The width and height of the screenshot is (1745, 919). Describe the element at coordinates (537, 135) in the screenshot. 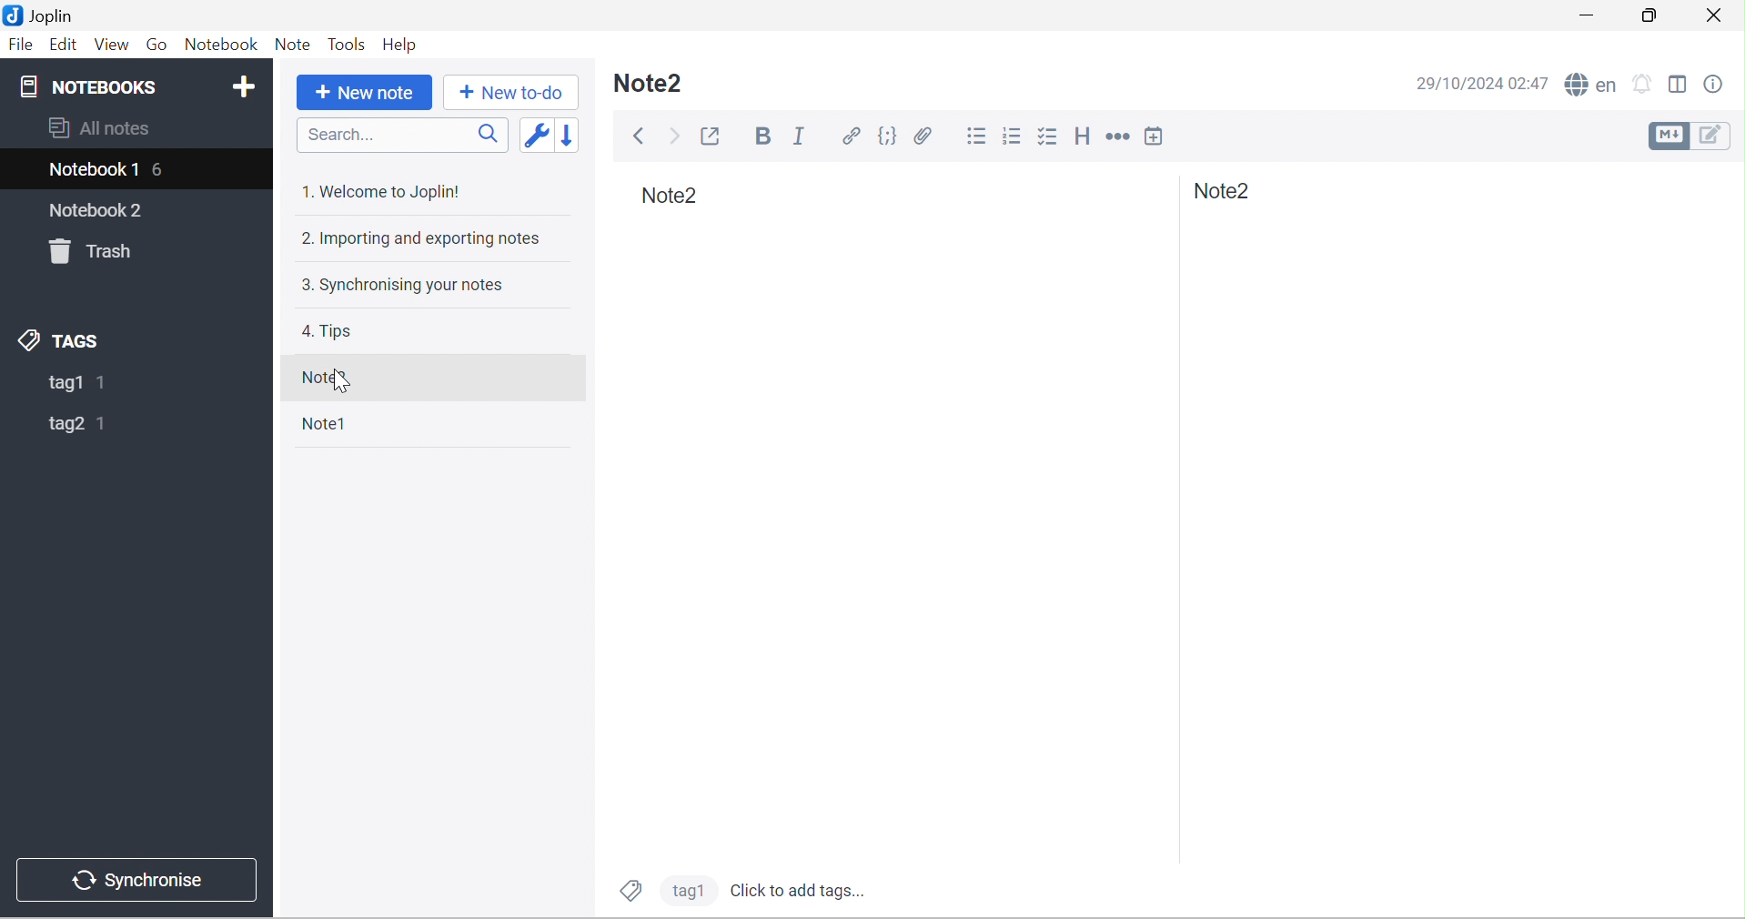

I see `Toggle sort order field: updated date -> created date` at that location.